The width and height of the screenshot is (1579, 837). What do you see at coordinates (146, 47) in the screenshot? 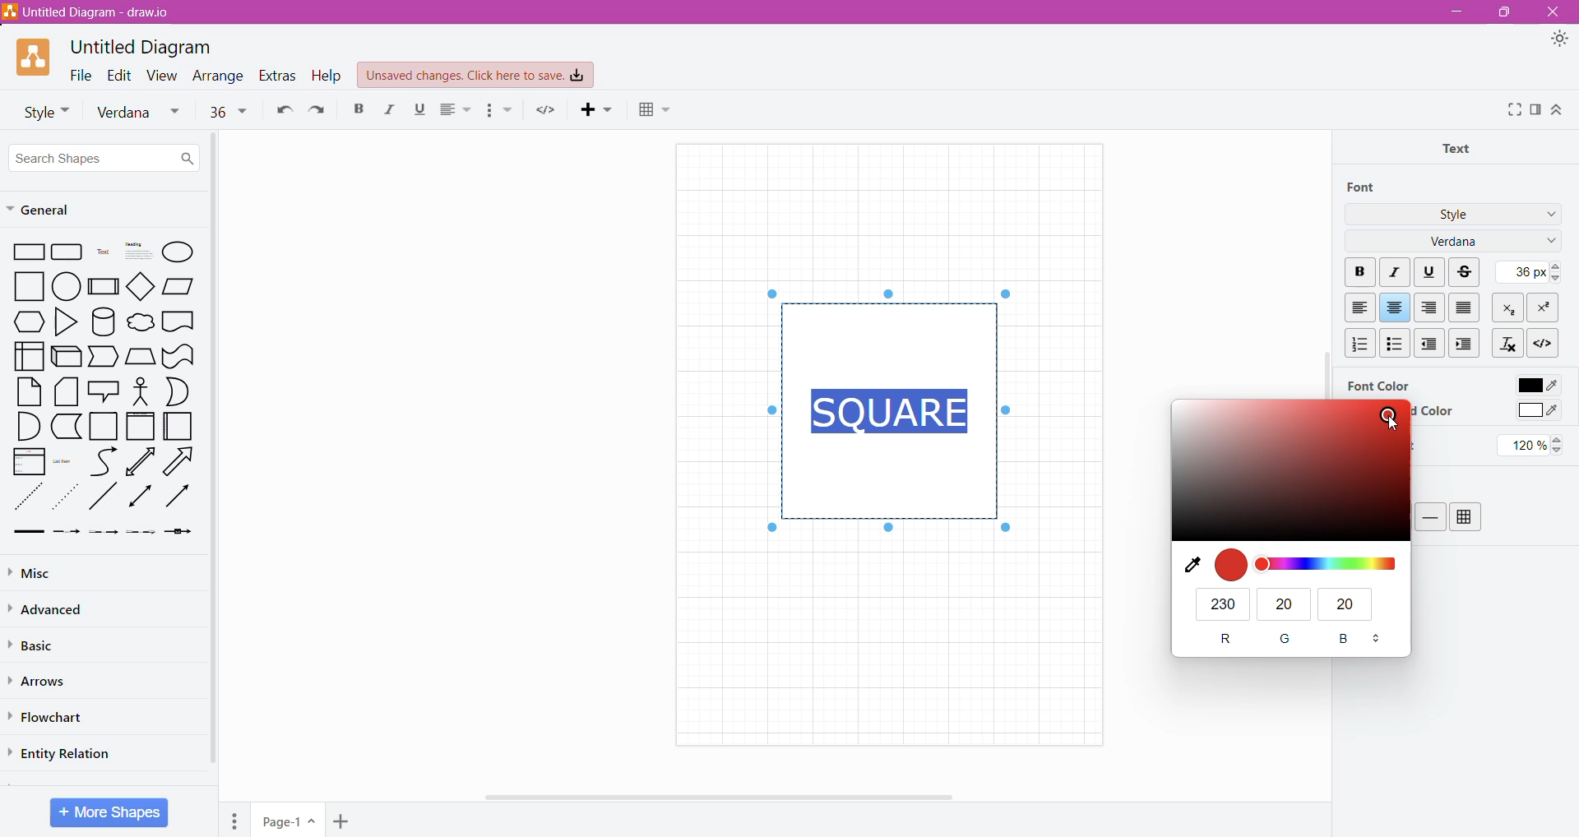
I see `Untitled Diagram` at bounding box center [146, 47].